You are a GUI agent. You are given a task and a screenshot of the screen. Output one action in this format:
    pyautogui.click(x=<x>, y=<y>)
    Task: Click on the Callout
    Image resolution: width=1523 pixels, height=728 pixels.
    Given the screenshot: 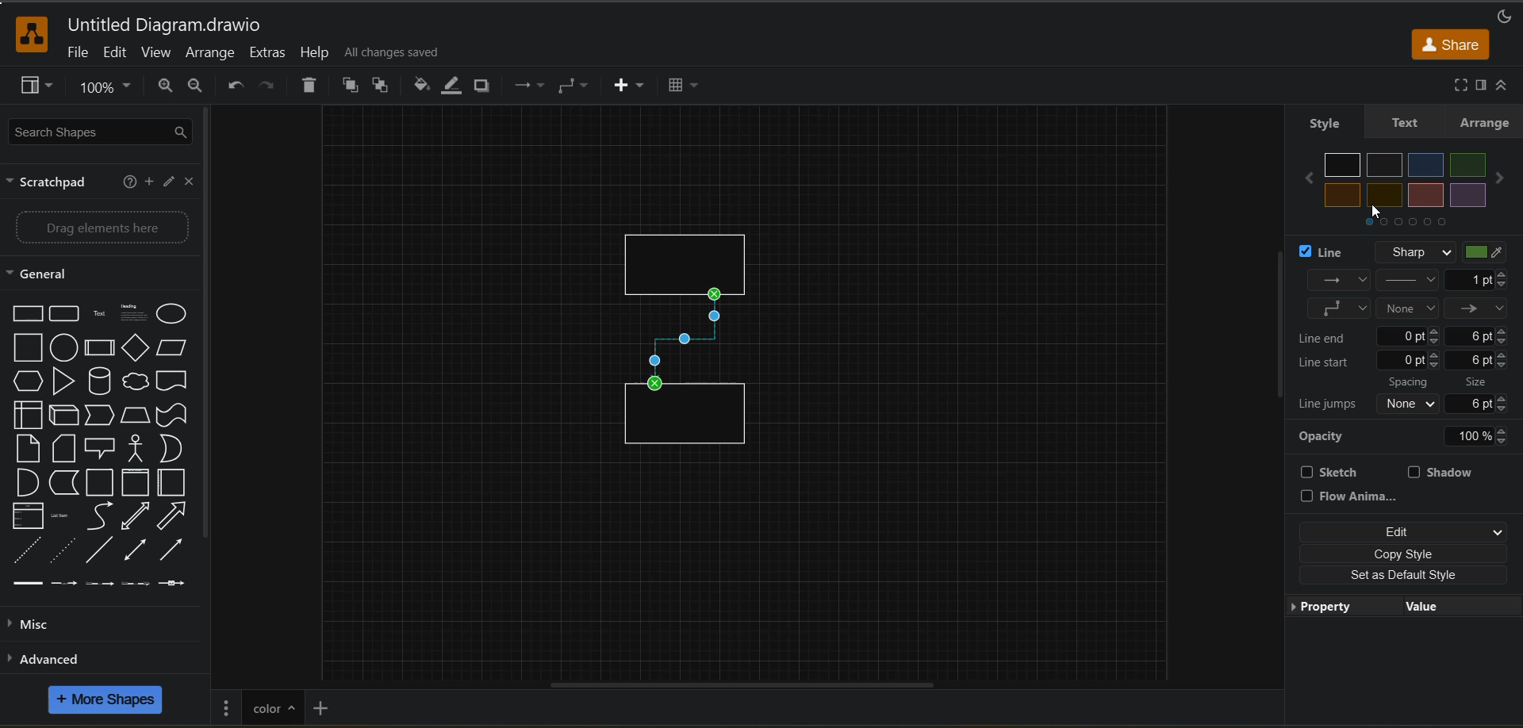 What is the action you would take?
    pyautogui.click(x=105, y=447)
    